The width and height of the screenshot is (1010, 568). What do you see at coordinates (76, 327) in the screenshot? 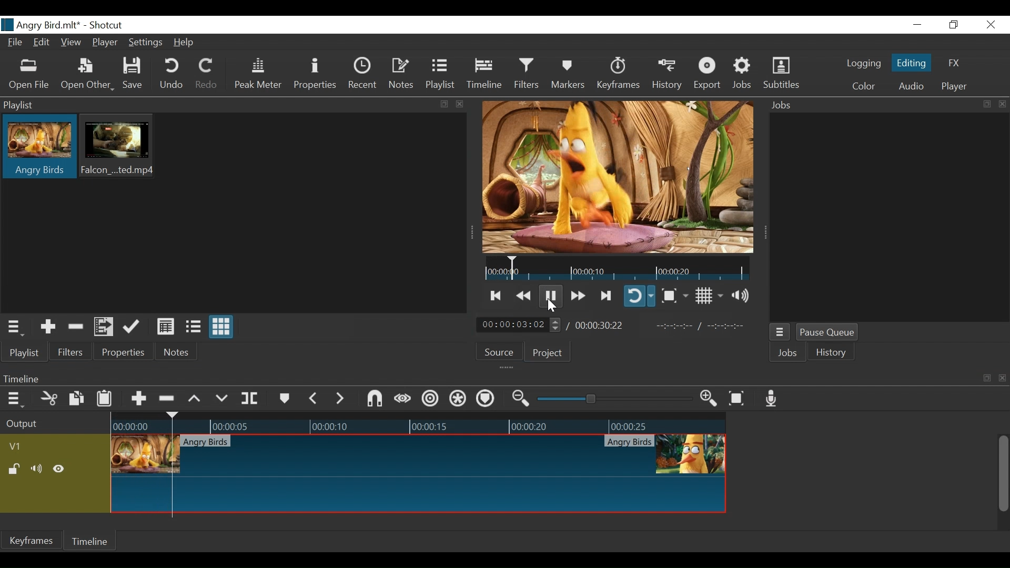
I see `Remove cut` at bounding box center [76, 327].